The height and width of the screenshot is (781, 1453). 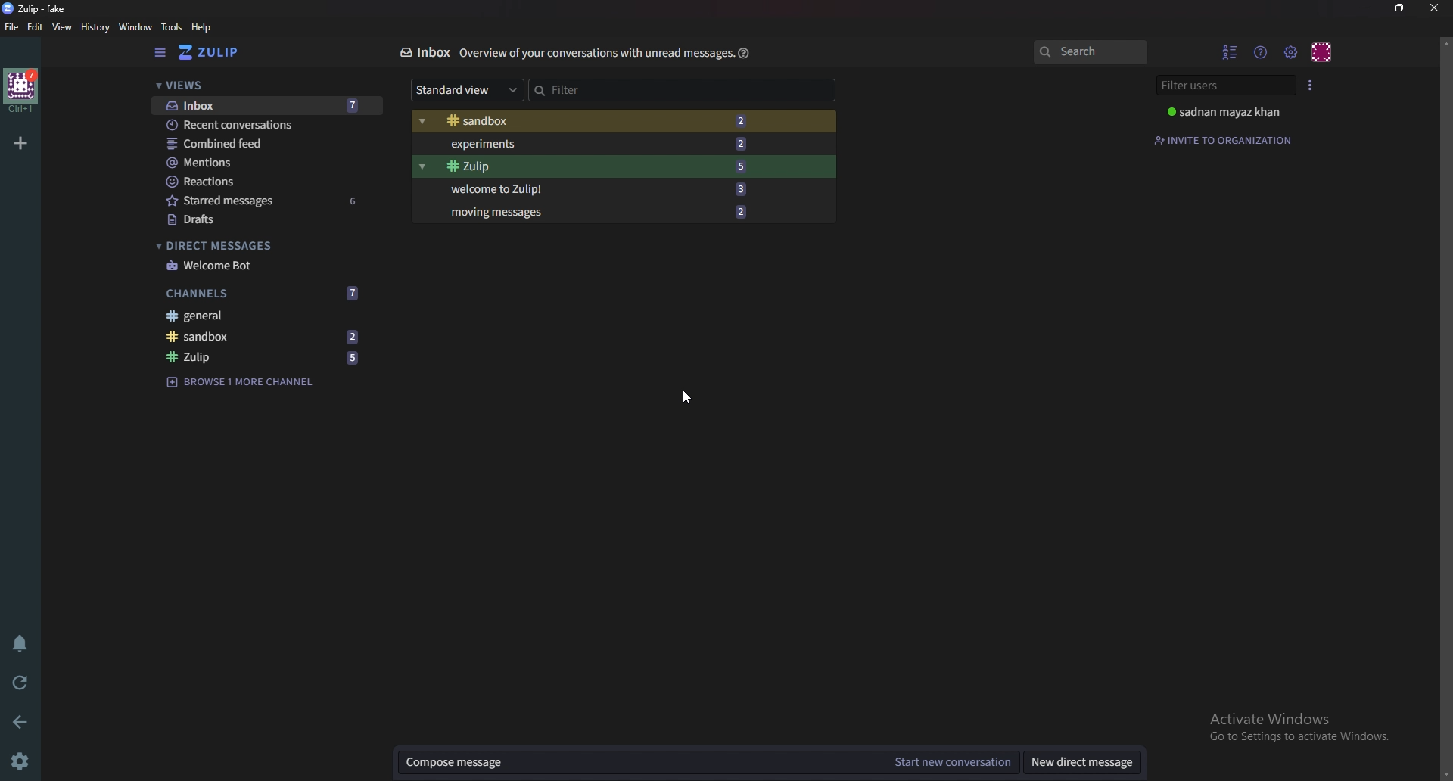 I want to click on Views, so click(x=259, y=87).